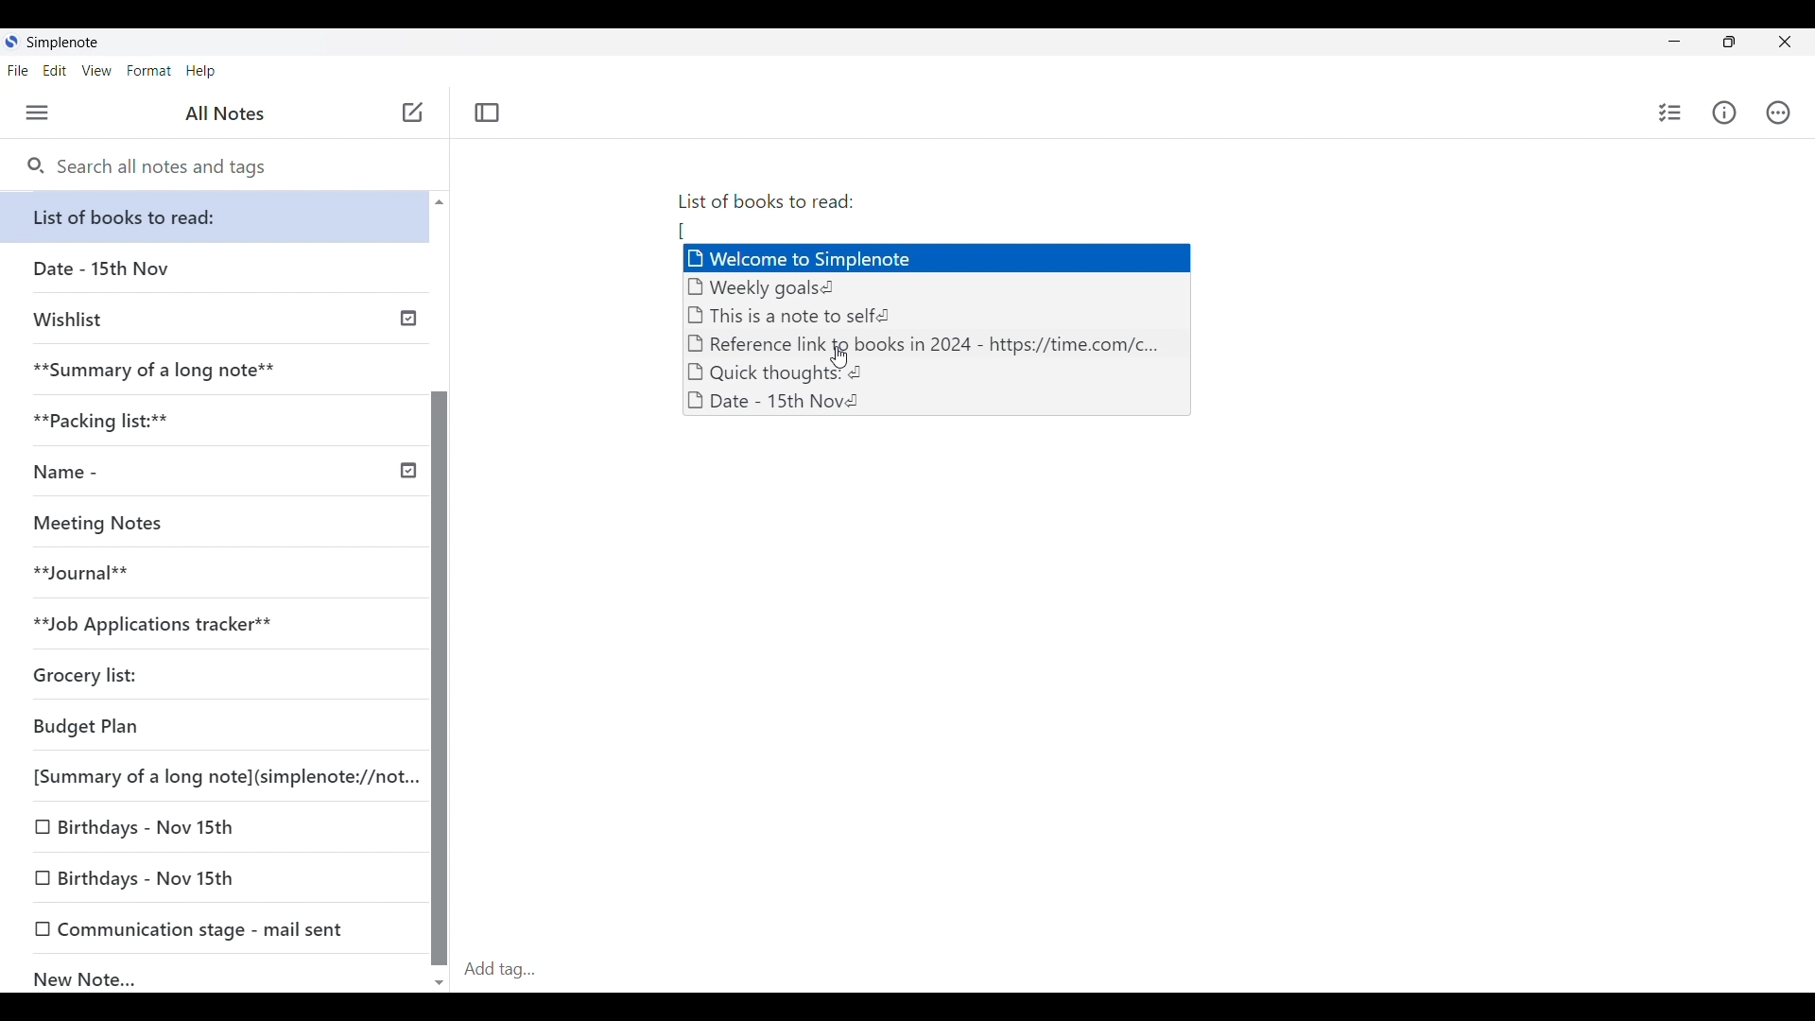  I want to click on Name -, so click(221, 474).